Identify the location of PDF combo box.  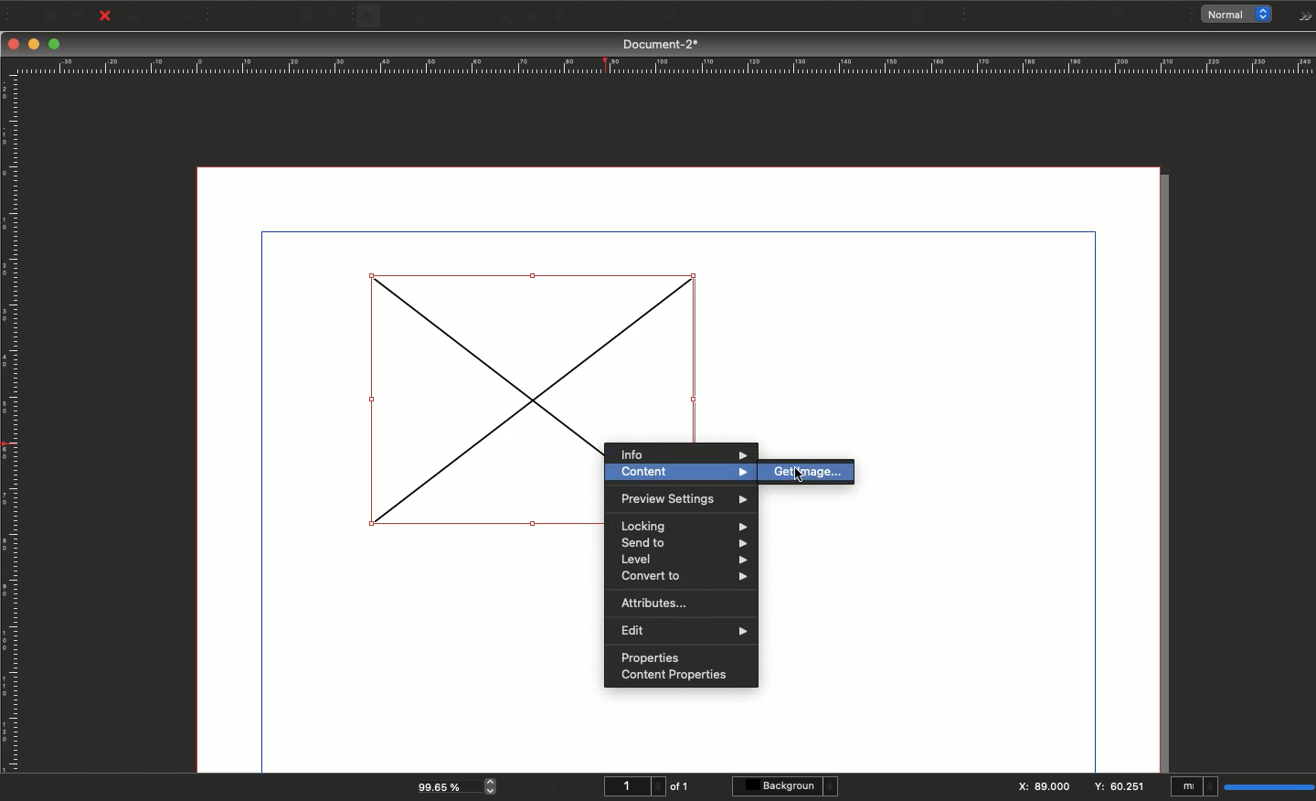
(1088, 16).